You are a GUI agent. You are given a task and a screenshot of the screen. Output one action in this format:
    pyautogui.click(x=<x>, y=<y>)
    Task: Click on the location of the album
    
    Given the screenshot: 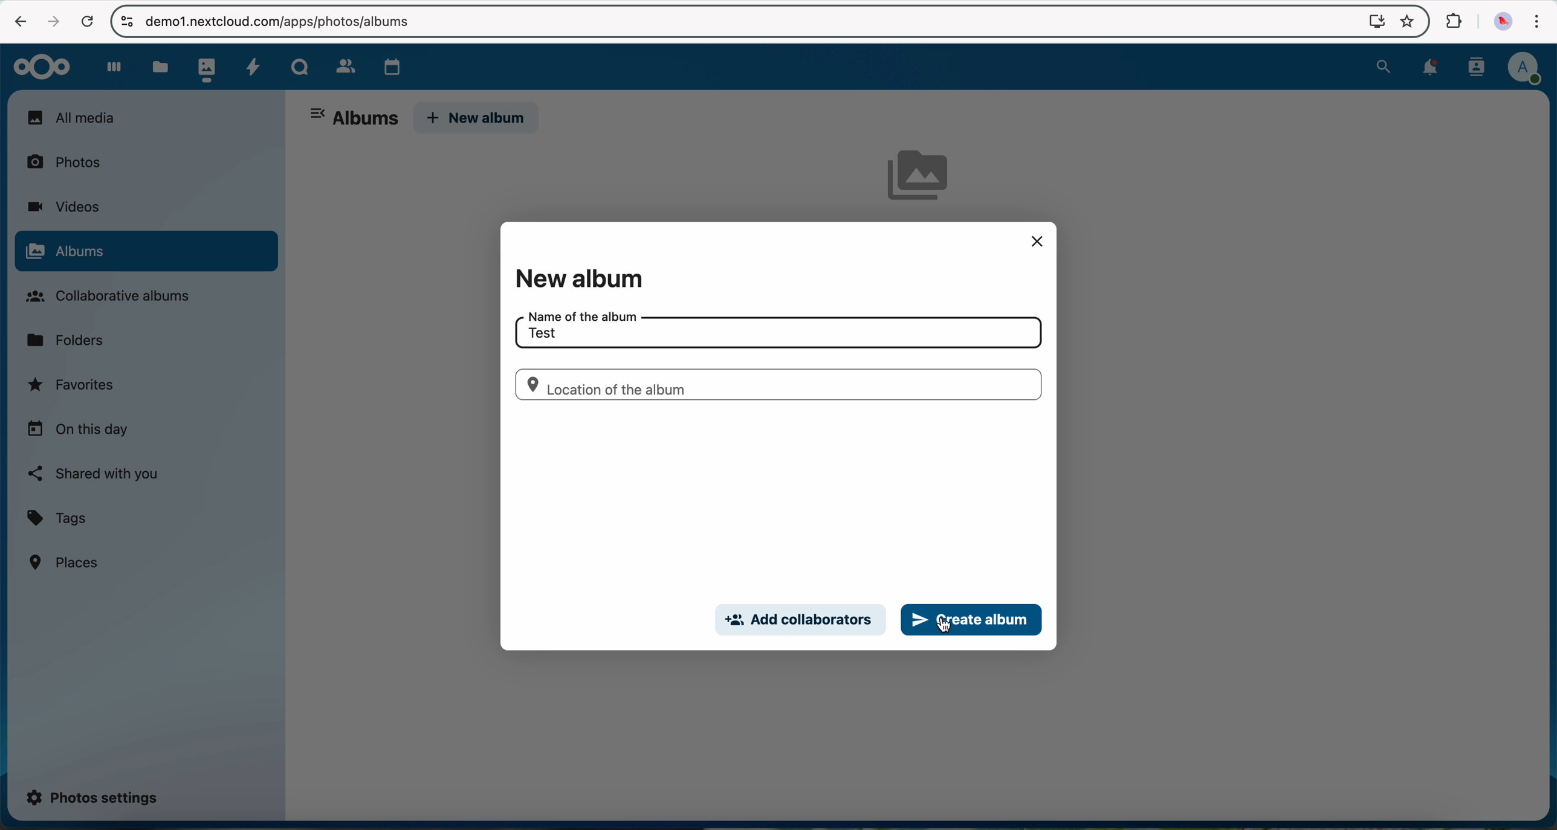 What is the action you would take?
    pyautogui.click(x=777, y=384)
    